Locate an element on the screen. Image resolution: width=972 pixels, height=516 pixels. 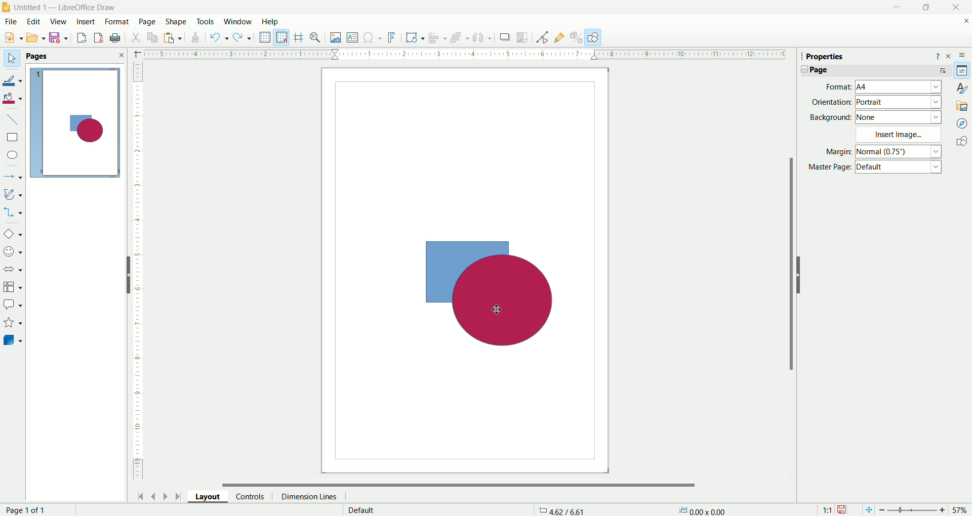
properties is located at coordinates (963, 70).